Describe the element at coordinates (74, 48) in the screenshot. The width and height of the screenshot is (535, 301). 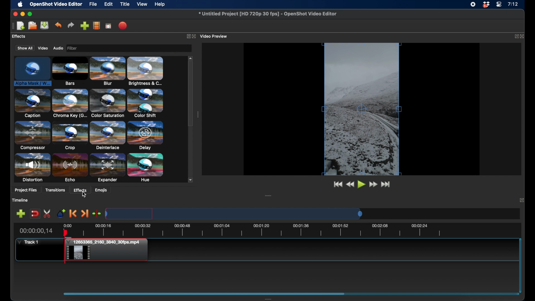
I see `image` at that location.